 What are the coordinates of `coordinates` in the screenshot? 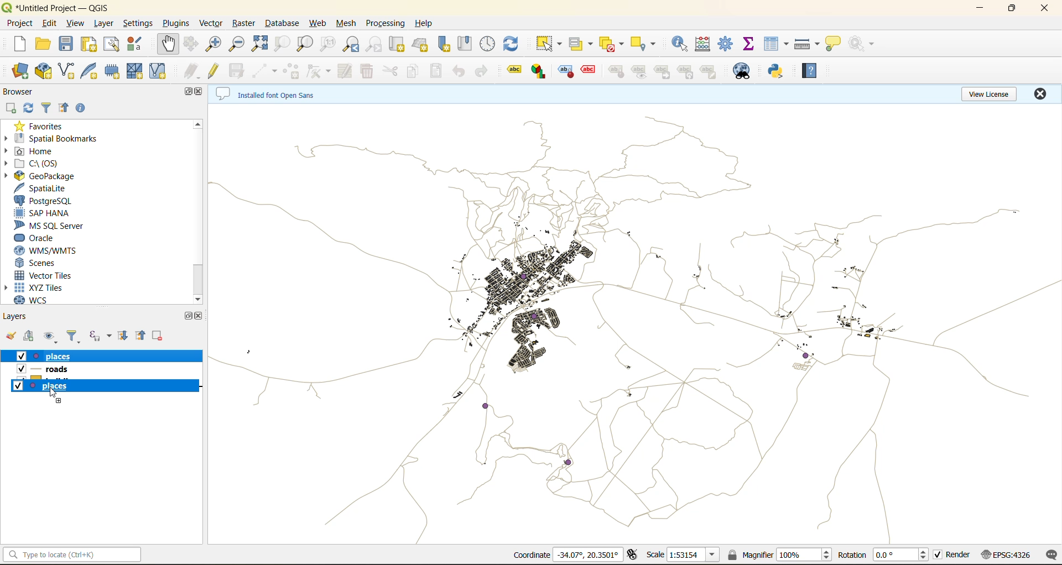 It's located at (570, 554).